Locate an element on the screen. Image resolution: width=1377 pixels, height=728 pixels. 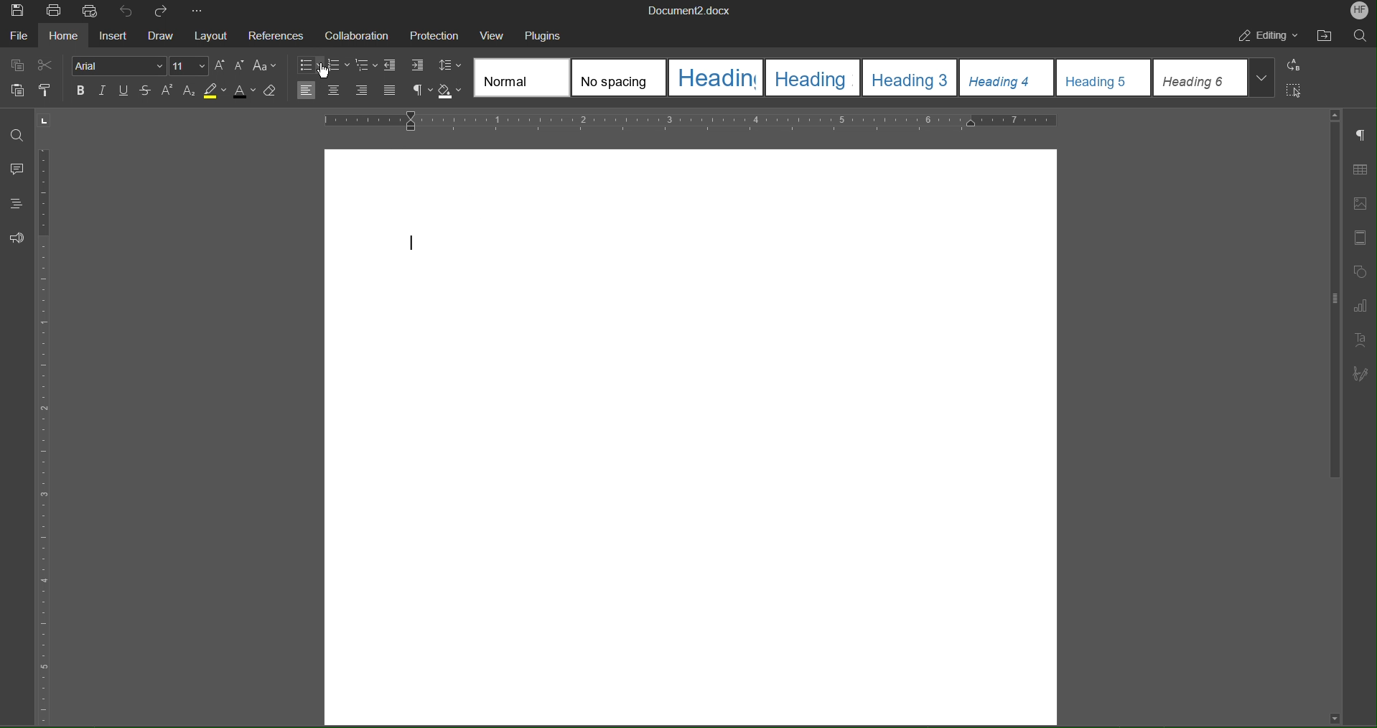
Insert is located at coordinates (114, 37).